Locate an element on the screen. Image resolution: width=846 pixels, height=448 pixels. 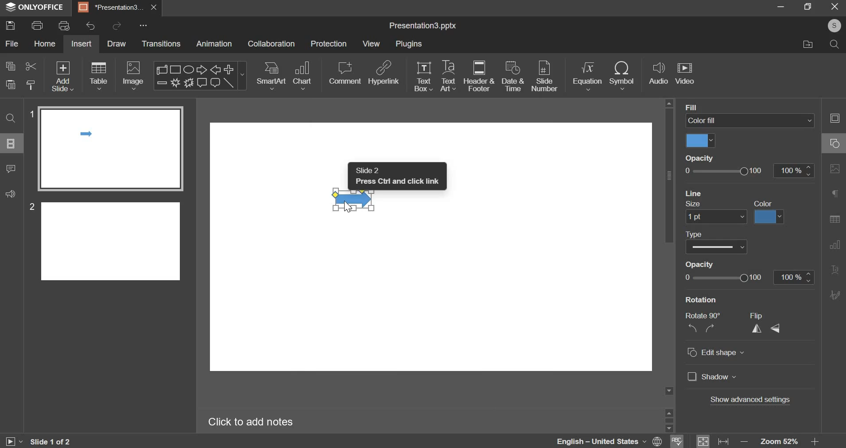
Text Art settings is located at coordinates (835, 270).